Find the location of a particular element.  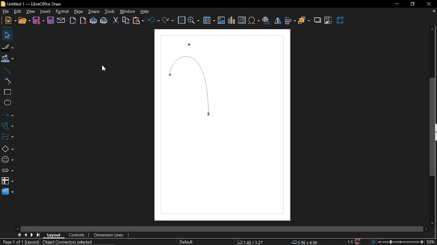

layout is located at coordinates (54, 235).